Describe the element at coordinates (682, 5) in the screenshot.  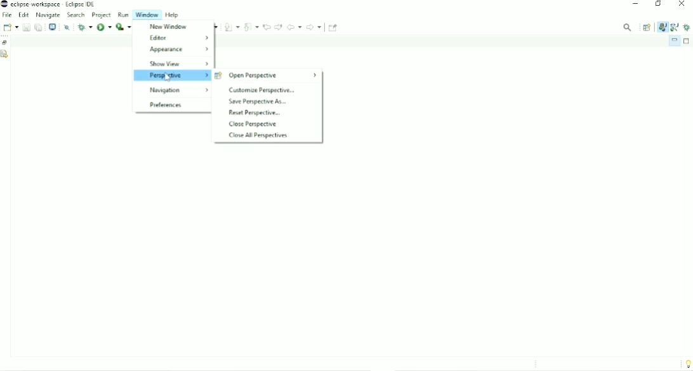
I see `Close` at that location.